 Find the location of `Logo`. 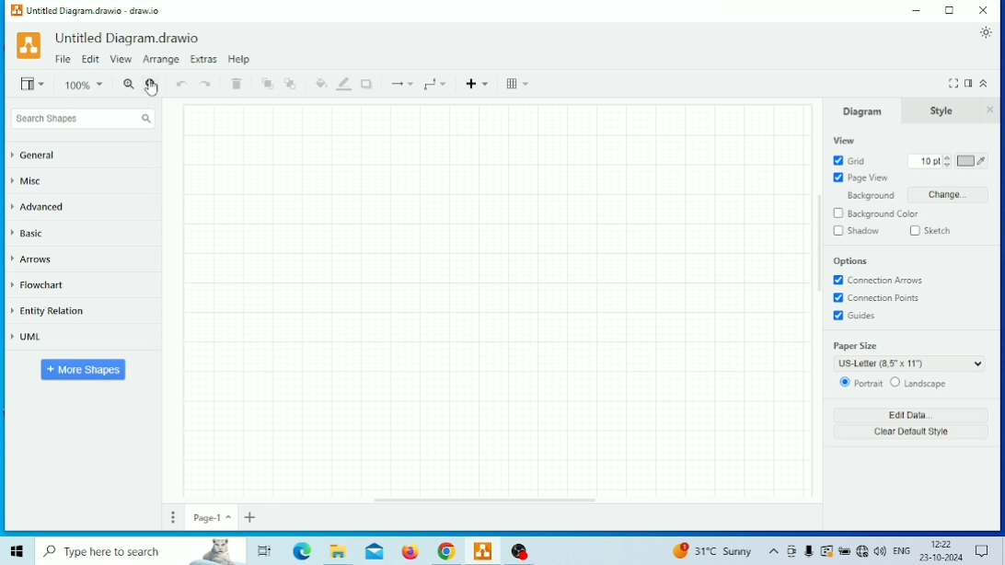

Logo is located at coordinates (29, 46).